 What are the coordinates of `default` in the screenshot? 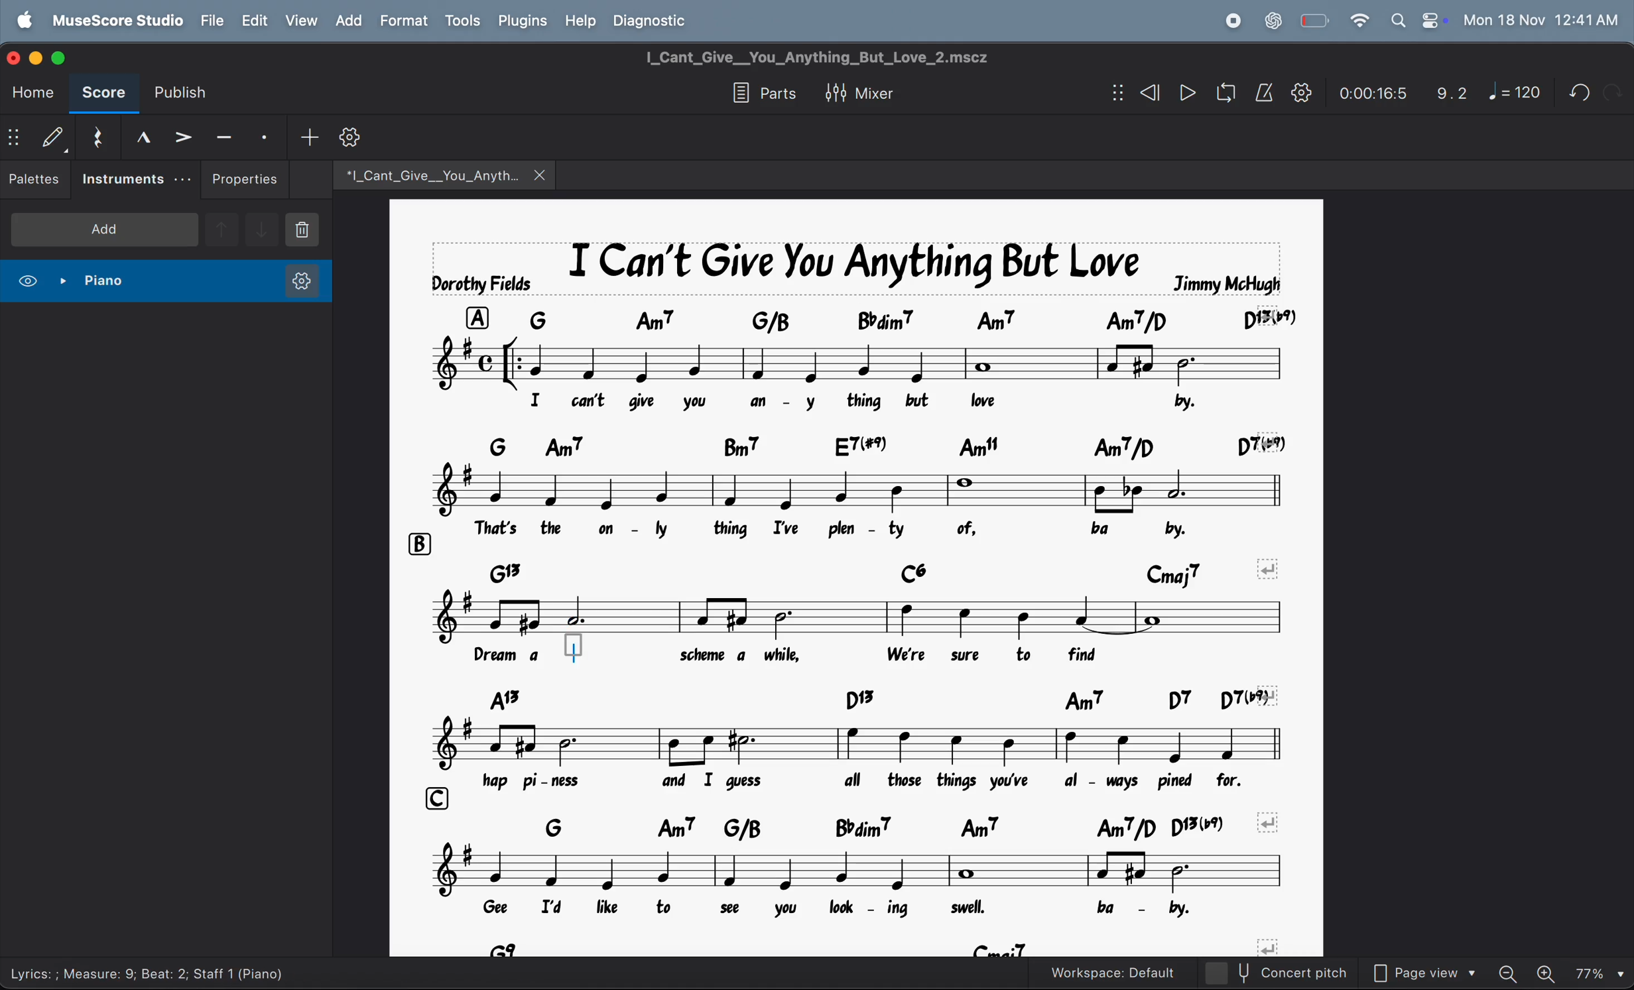 It's located at (56, 137).